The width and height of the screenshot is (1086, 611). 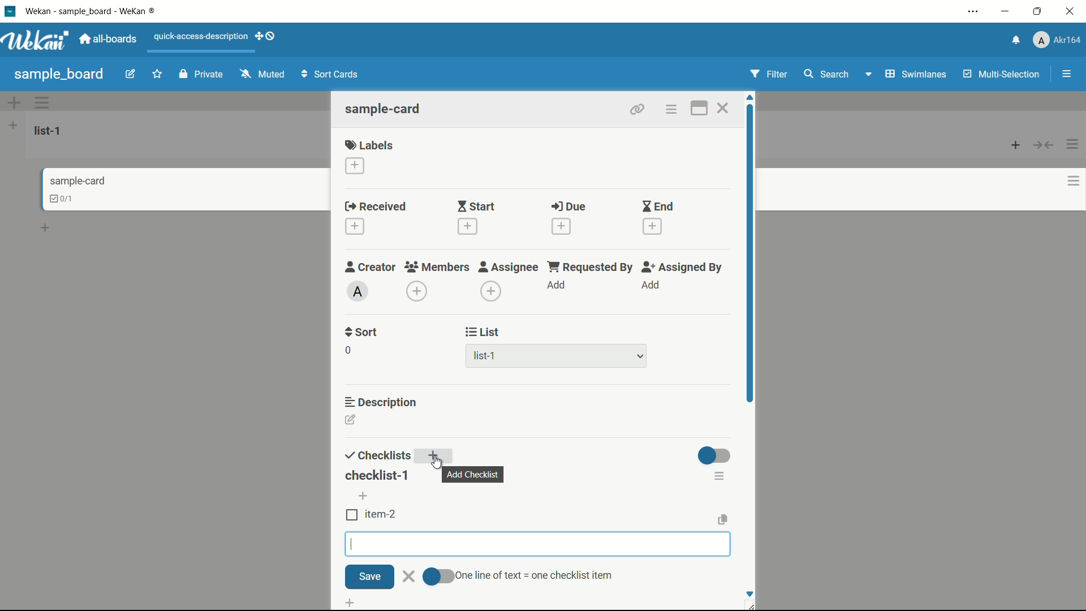 I want to click on add checklist, so click(x=352, y=601).